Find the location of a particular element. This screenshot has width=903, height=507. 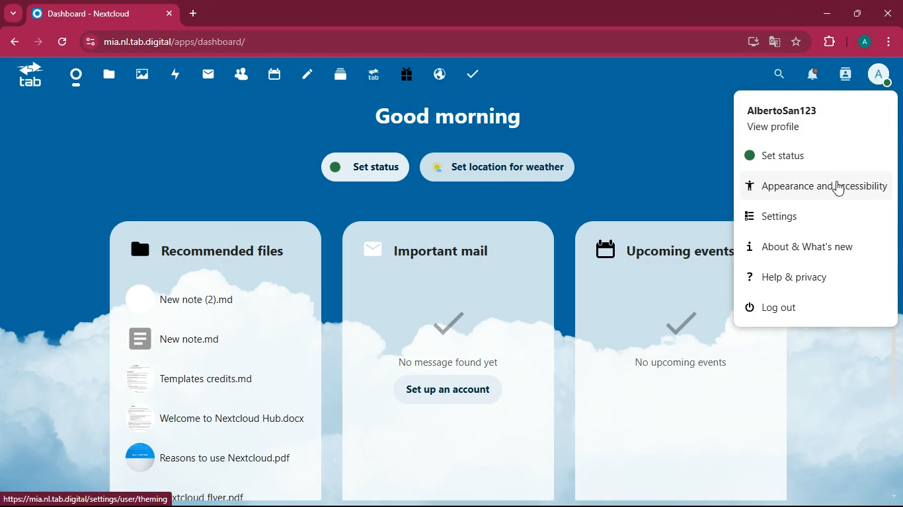

menu is located at coordinates (889, 42).